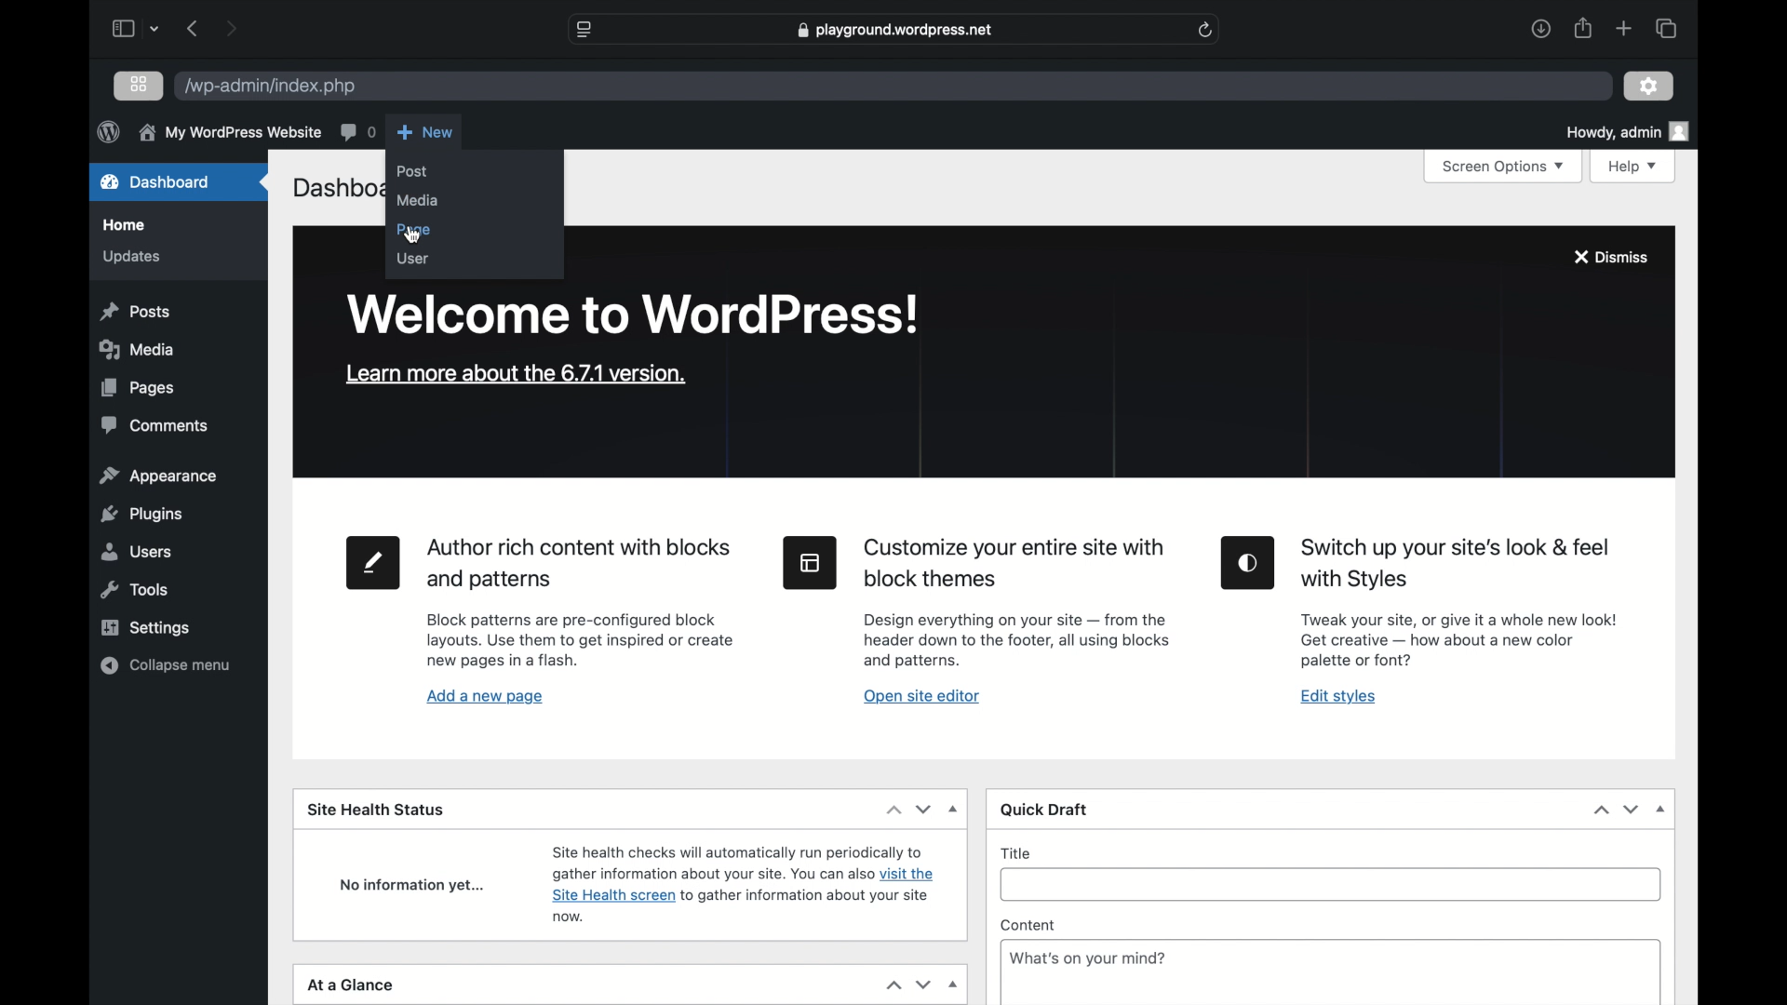 The image size is (1787, 1005). Describe the element at coordinates (376, 811) in the screenshot. I see `site health status` at that location.